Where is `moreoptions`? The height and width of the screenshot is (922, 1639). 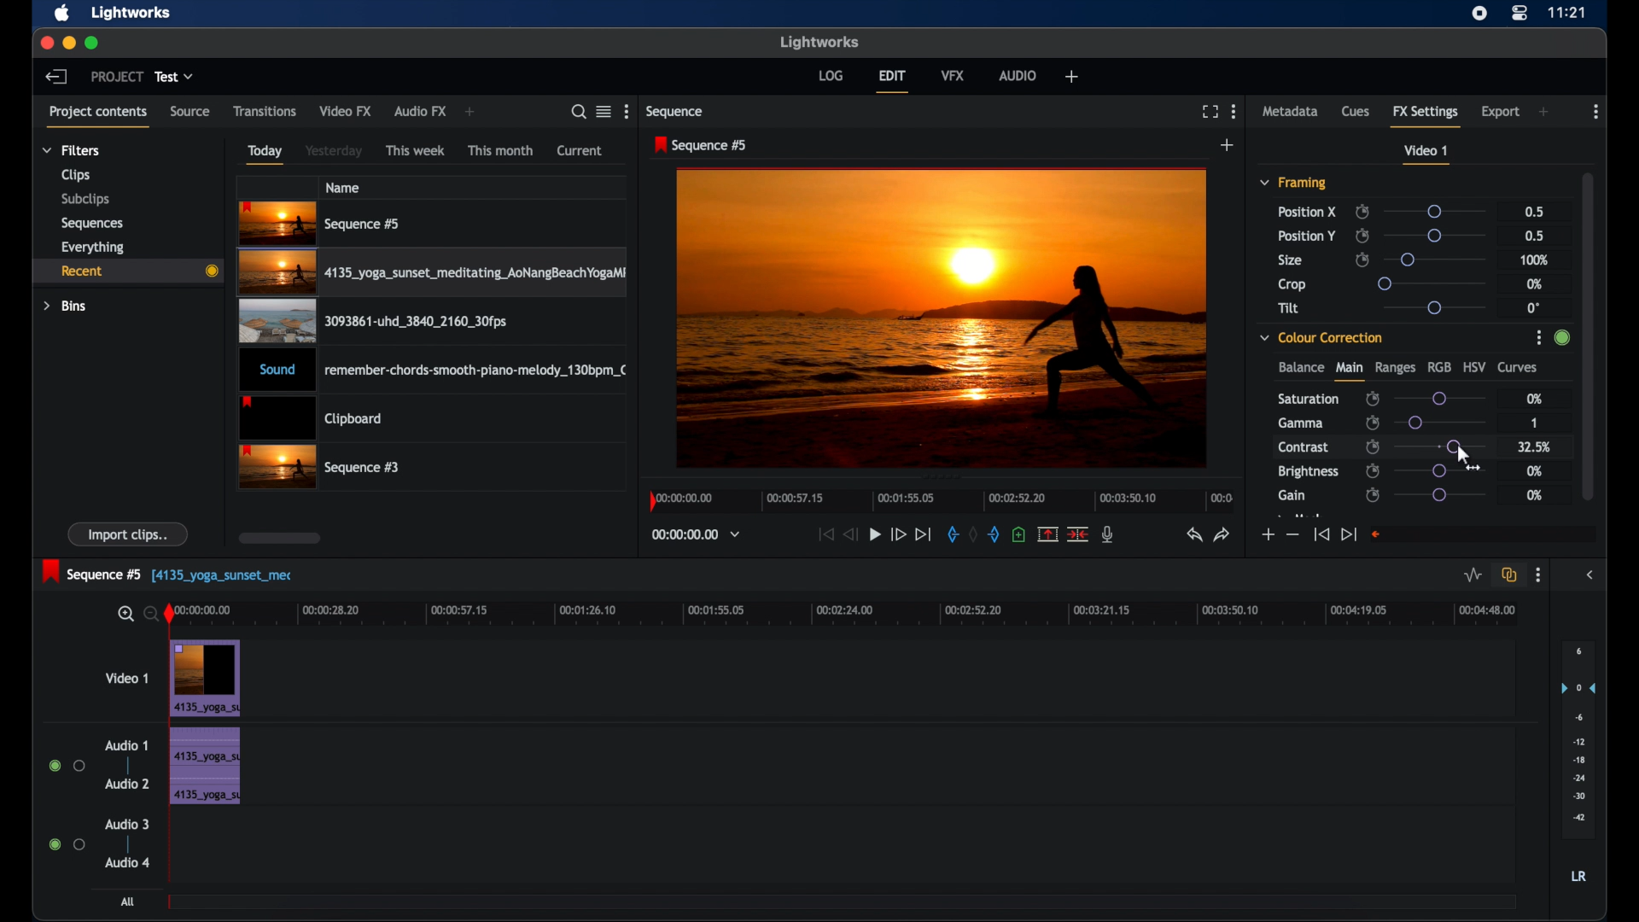
moreoptions is located at coordinates (1234, 110).